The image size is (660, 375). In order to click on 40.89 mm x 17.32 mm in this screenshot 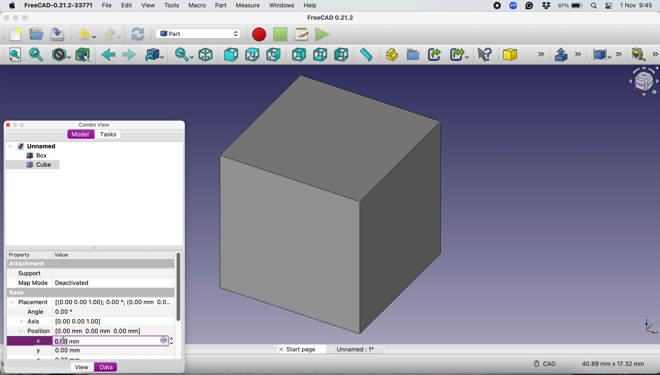, I will do `click(609, 363)`.